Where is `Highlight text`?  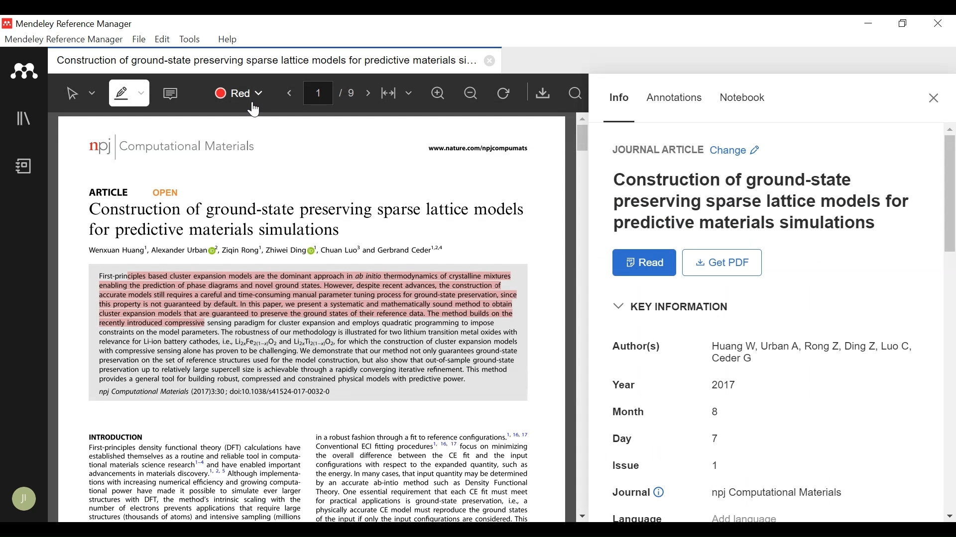 Highlight text is located at coordinates (129, 93).